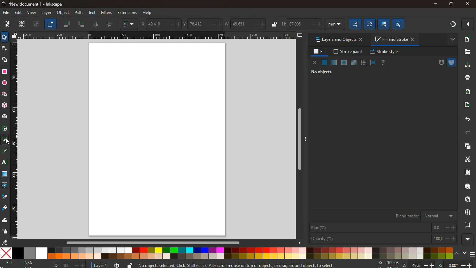 This screenshot has height=268, width=476. Describe the element at coordinates (19, 13) in the screenshot. I see `edit` at that location.